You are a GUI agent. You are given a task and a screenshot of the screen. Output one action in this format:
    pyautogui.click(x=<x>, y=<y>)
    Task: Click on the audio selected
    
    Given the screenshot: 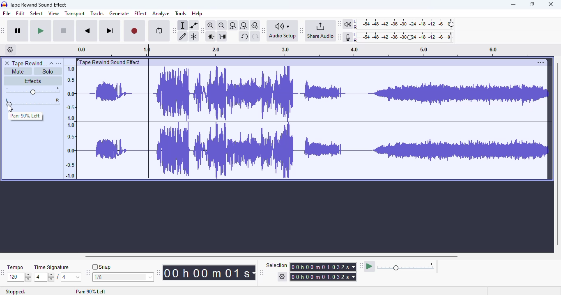 What is the action you would take?
    pyautogui.click(x=315, y=123)
    